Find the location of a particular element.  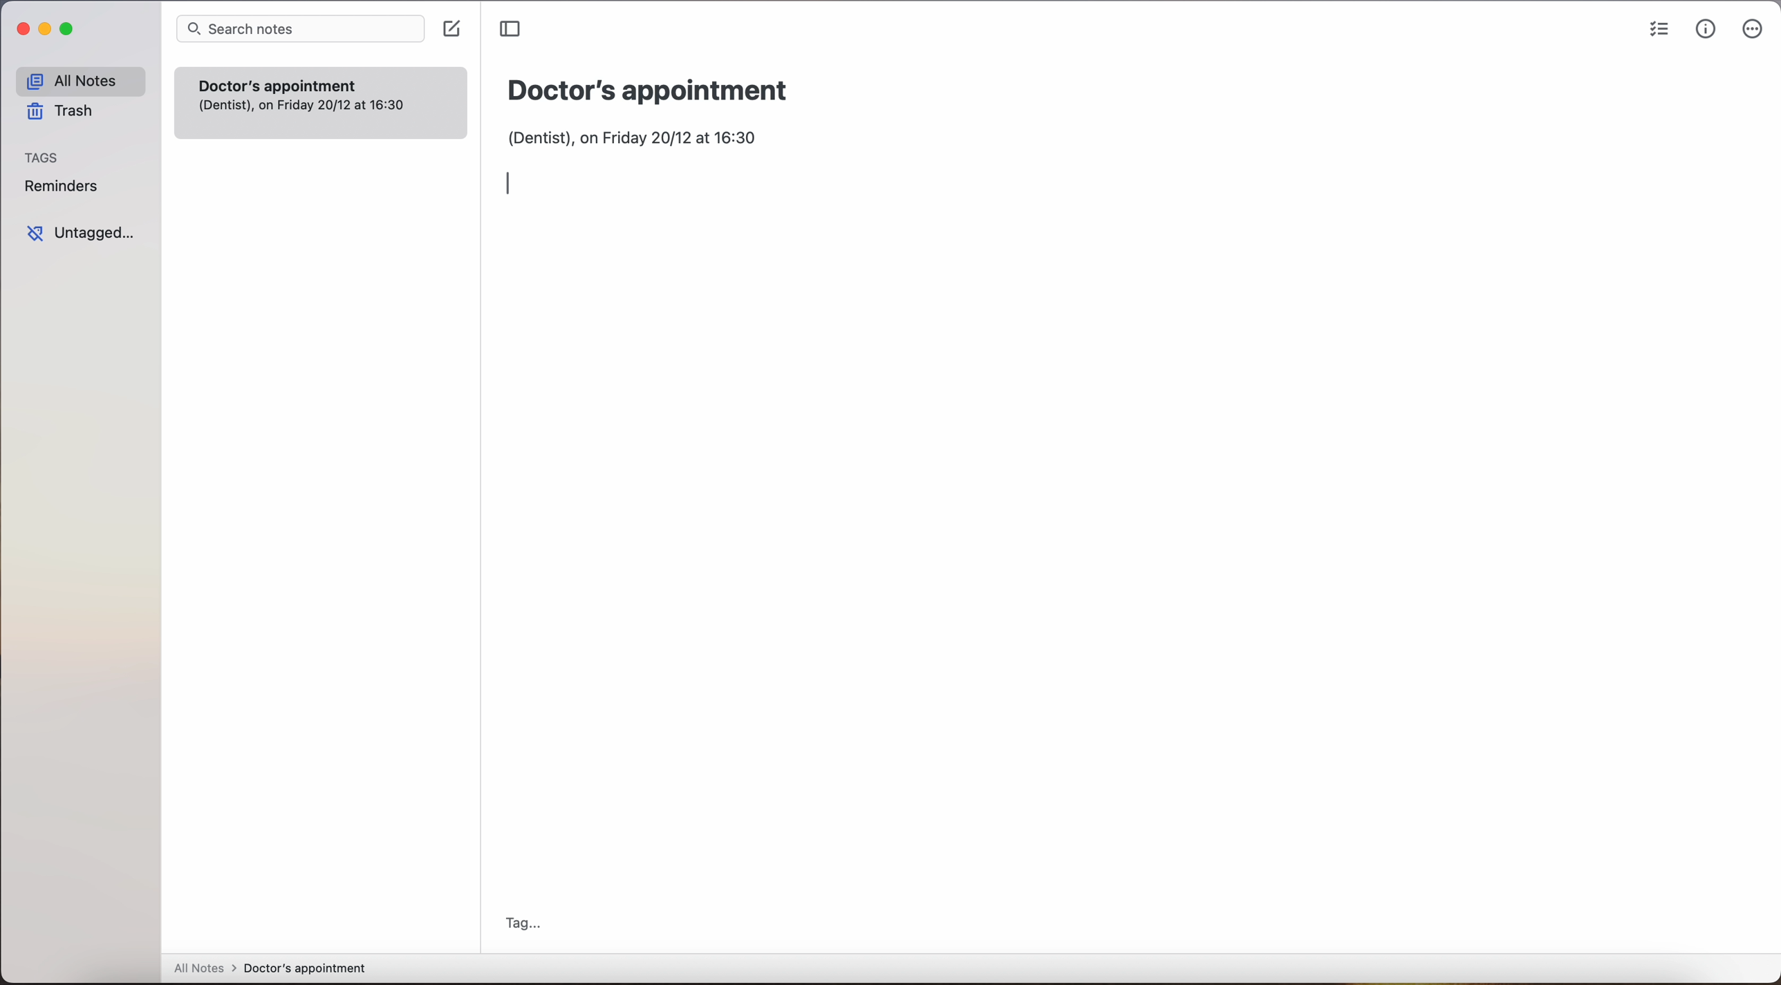

untagged is located at coordinates (84, 233).